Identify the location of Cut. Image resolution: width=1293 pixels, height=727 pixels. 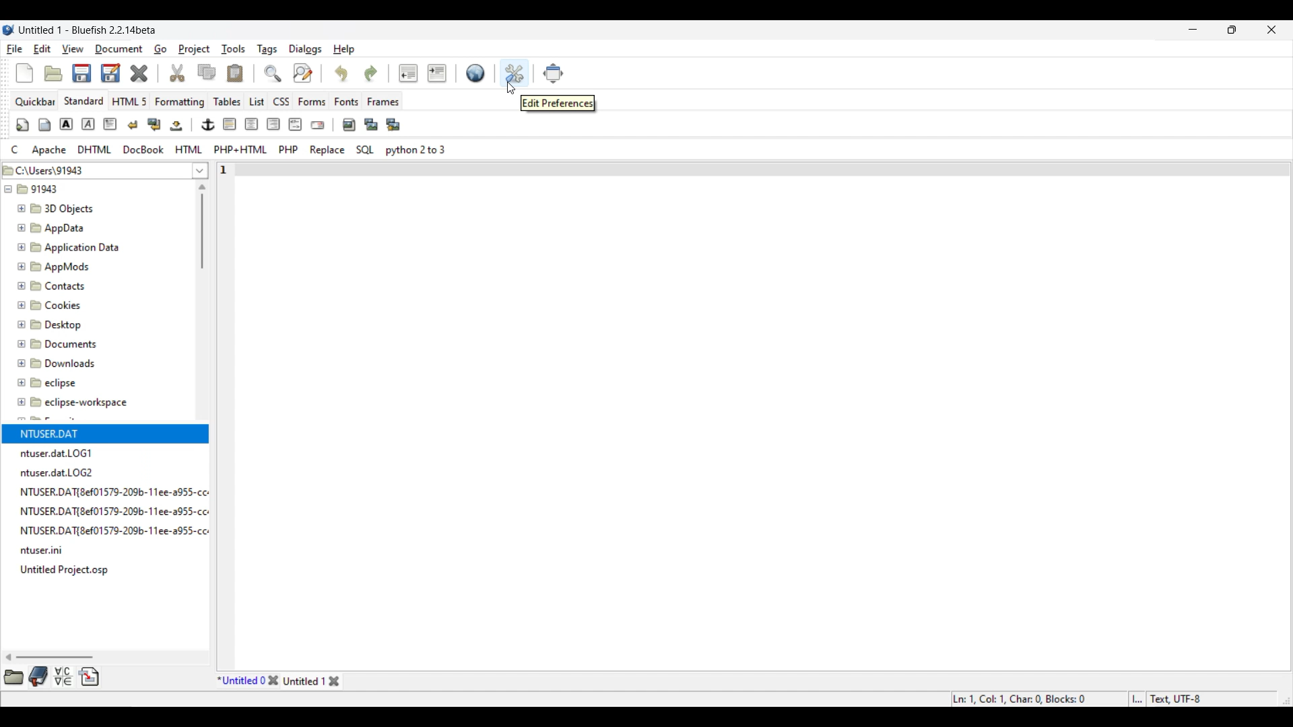
(178, 73).